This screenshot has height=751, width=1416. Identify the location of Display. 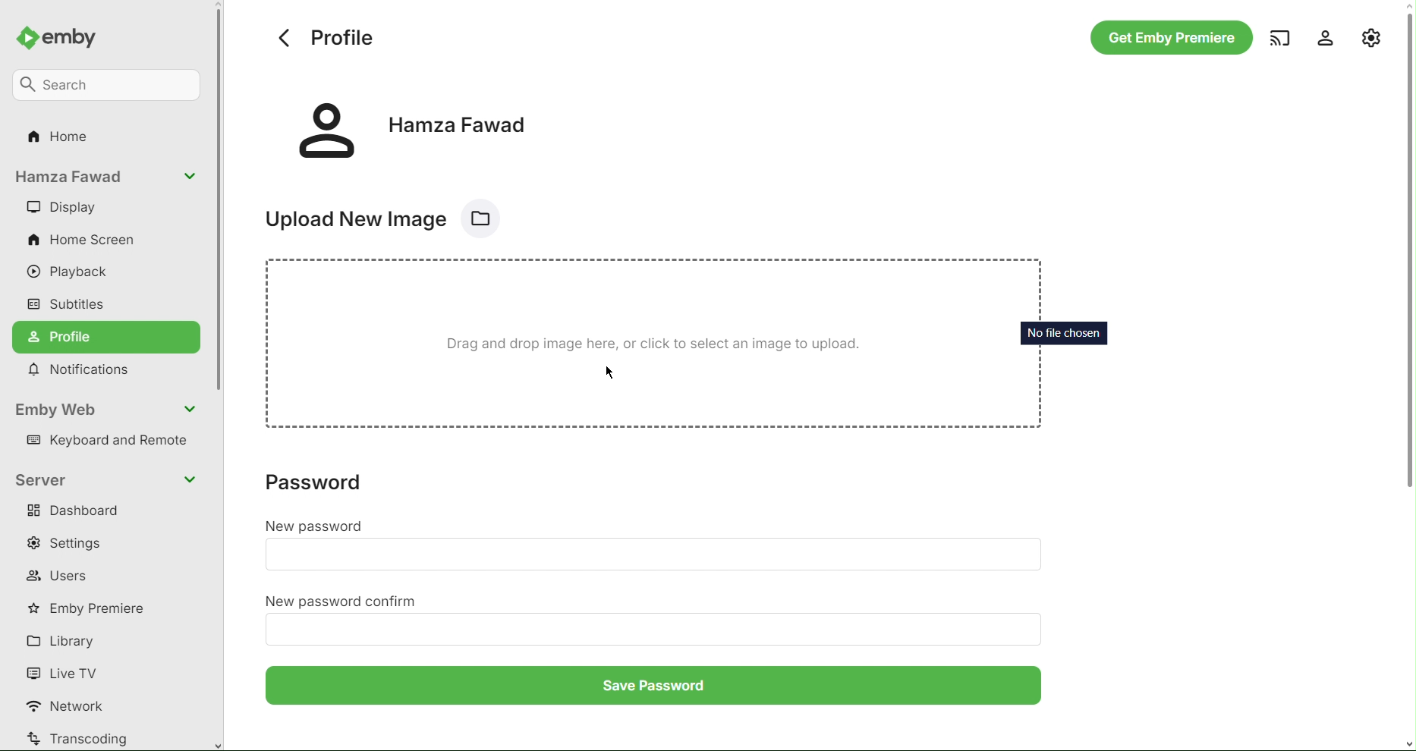
(61, 208).